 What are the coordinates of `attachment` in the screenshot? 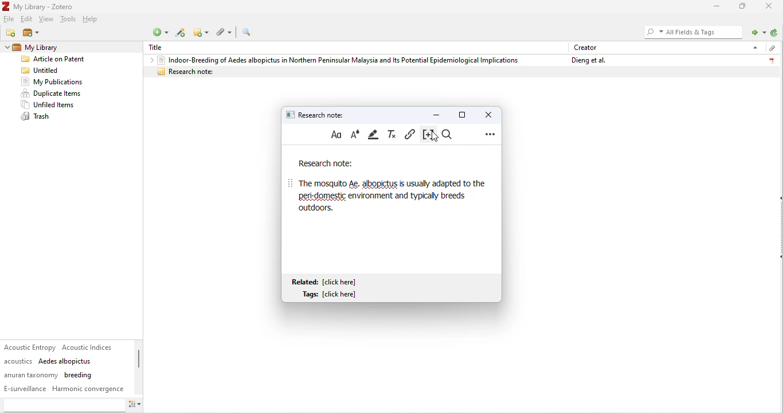 It's located at (226, 32).